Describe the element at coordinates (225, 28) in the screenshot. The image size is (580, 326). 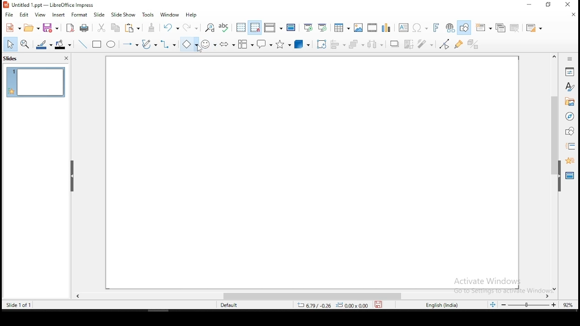
I see `spell check` at that location.